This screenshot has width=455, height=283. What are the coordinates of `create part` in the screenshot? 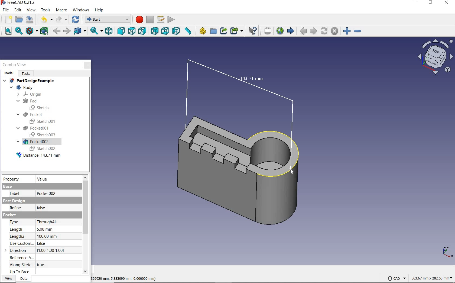 It's located at (201, 31).